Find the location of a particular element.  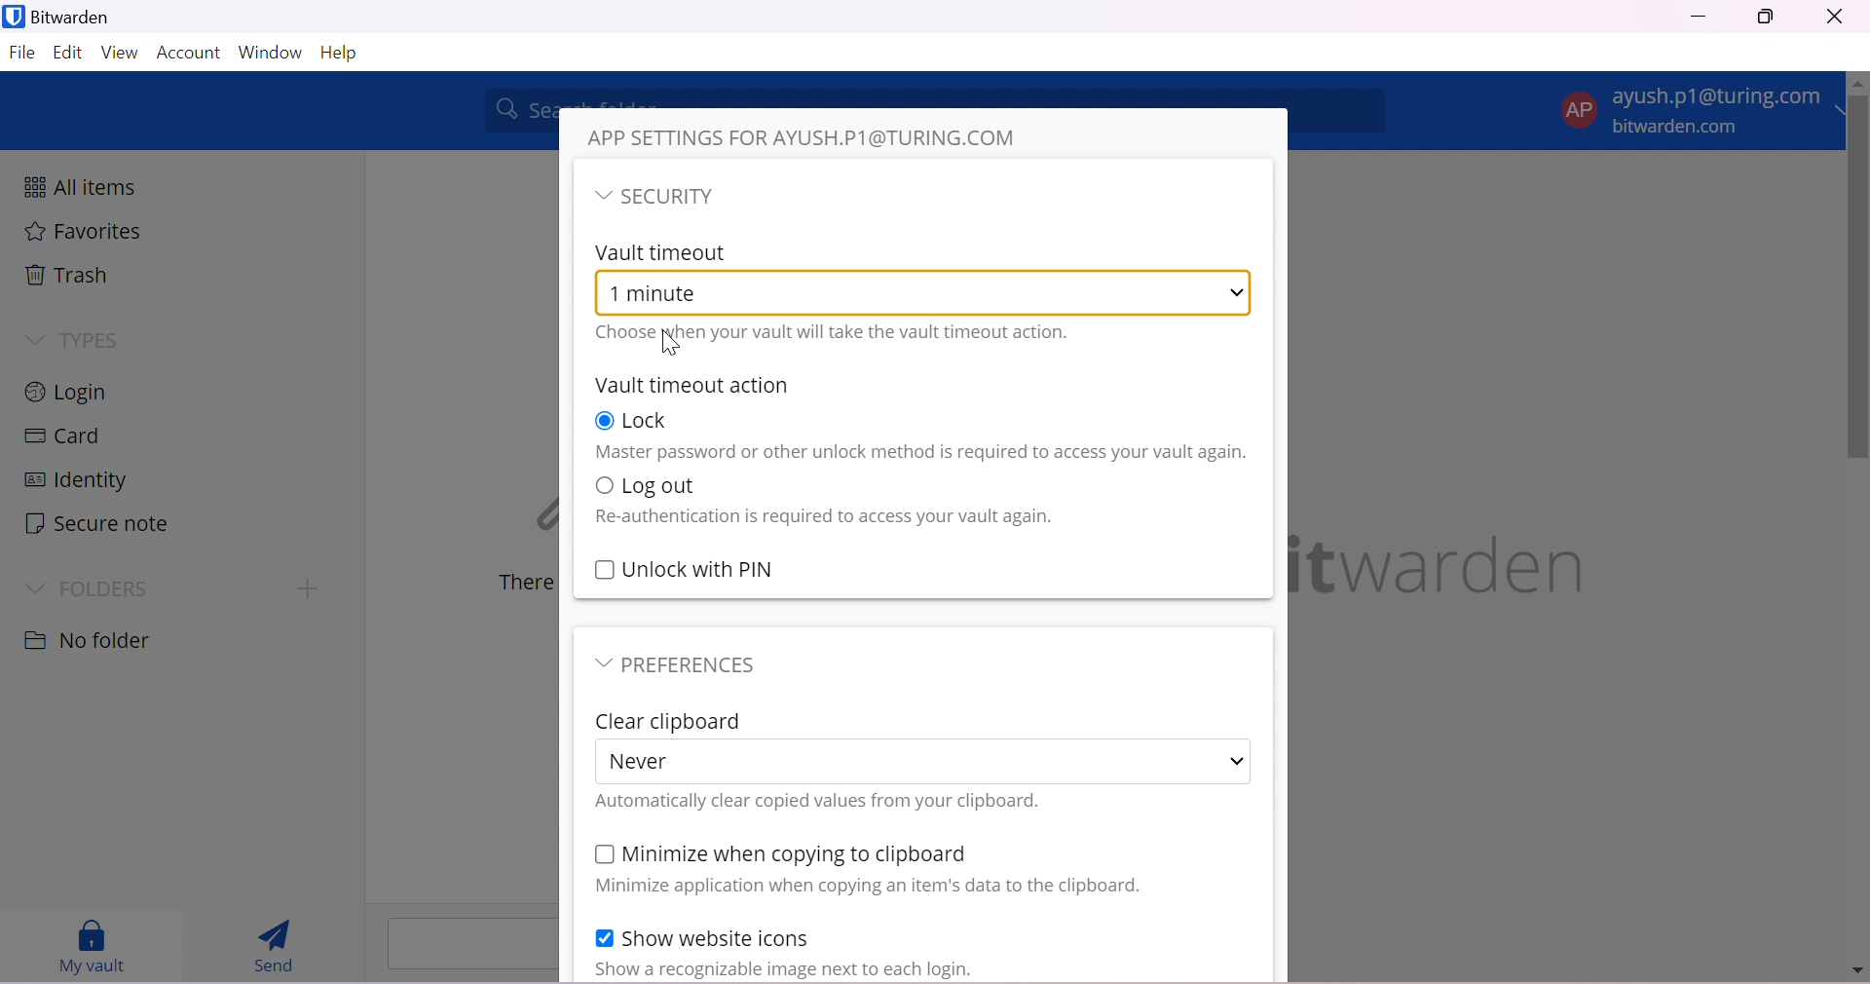

TYPES is located at coordinates (96, 342).